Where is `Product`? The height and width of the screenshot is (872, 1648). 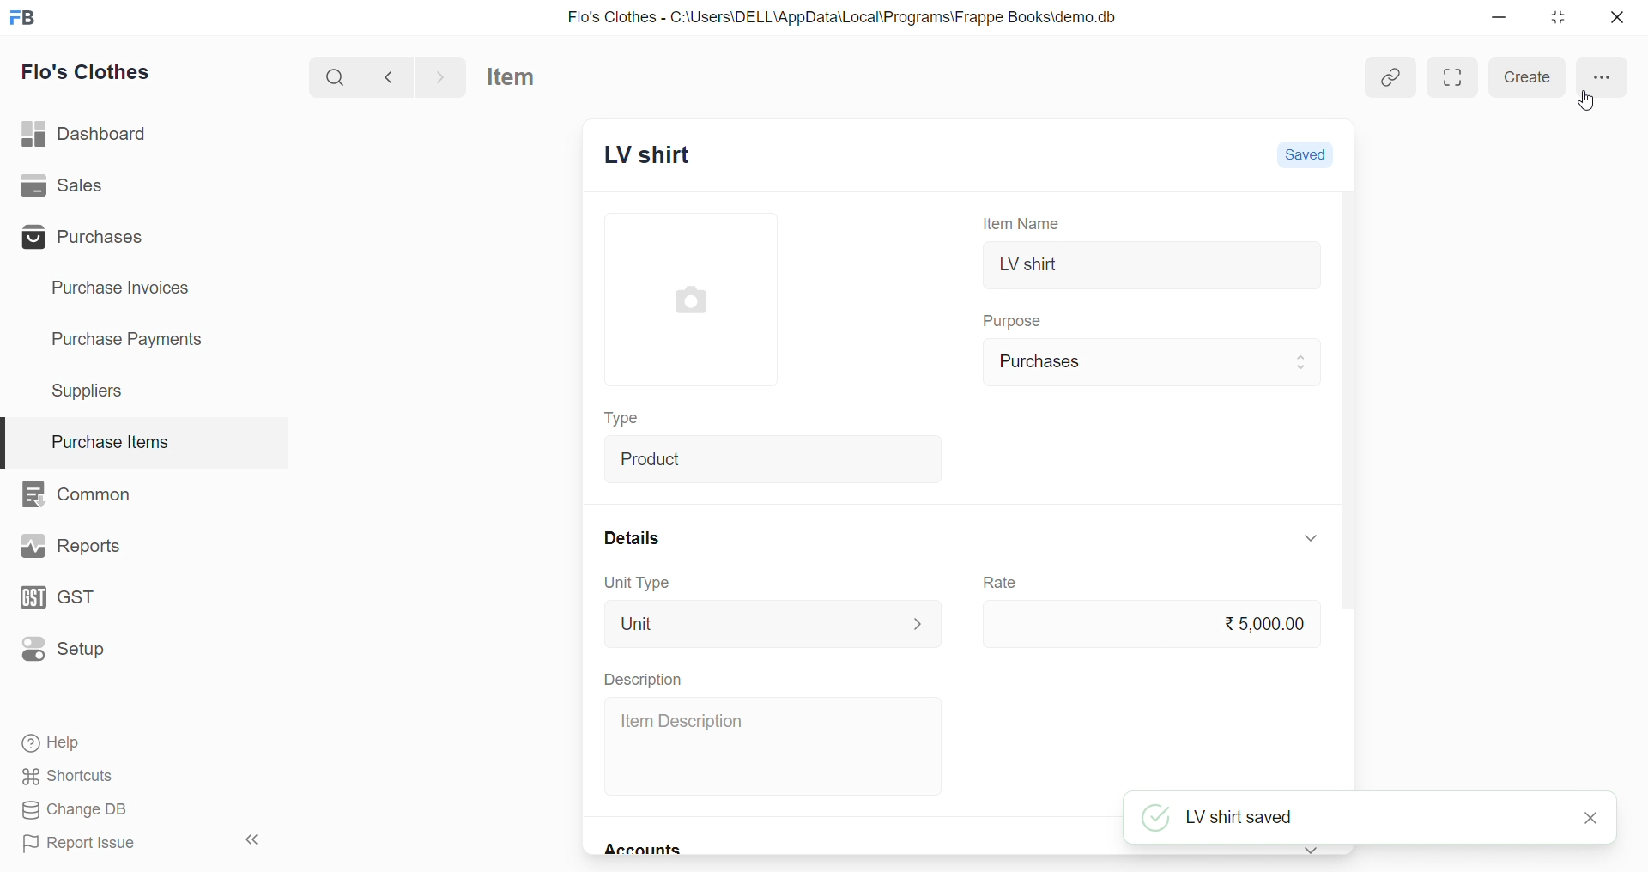
Product is located at coordinates (777, 457).